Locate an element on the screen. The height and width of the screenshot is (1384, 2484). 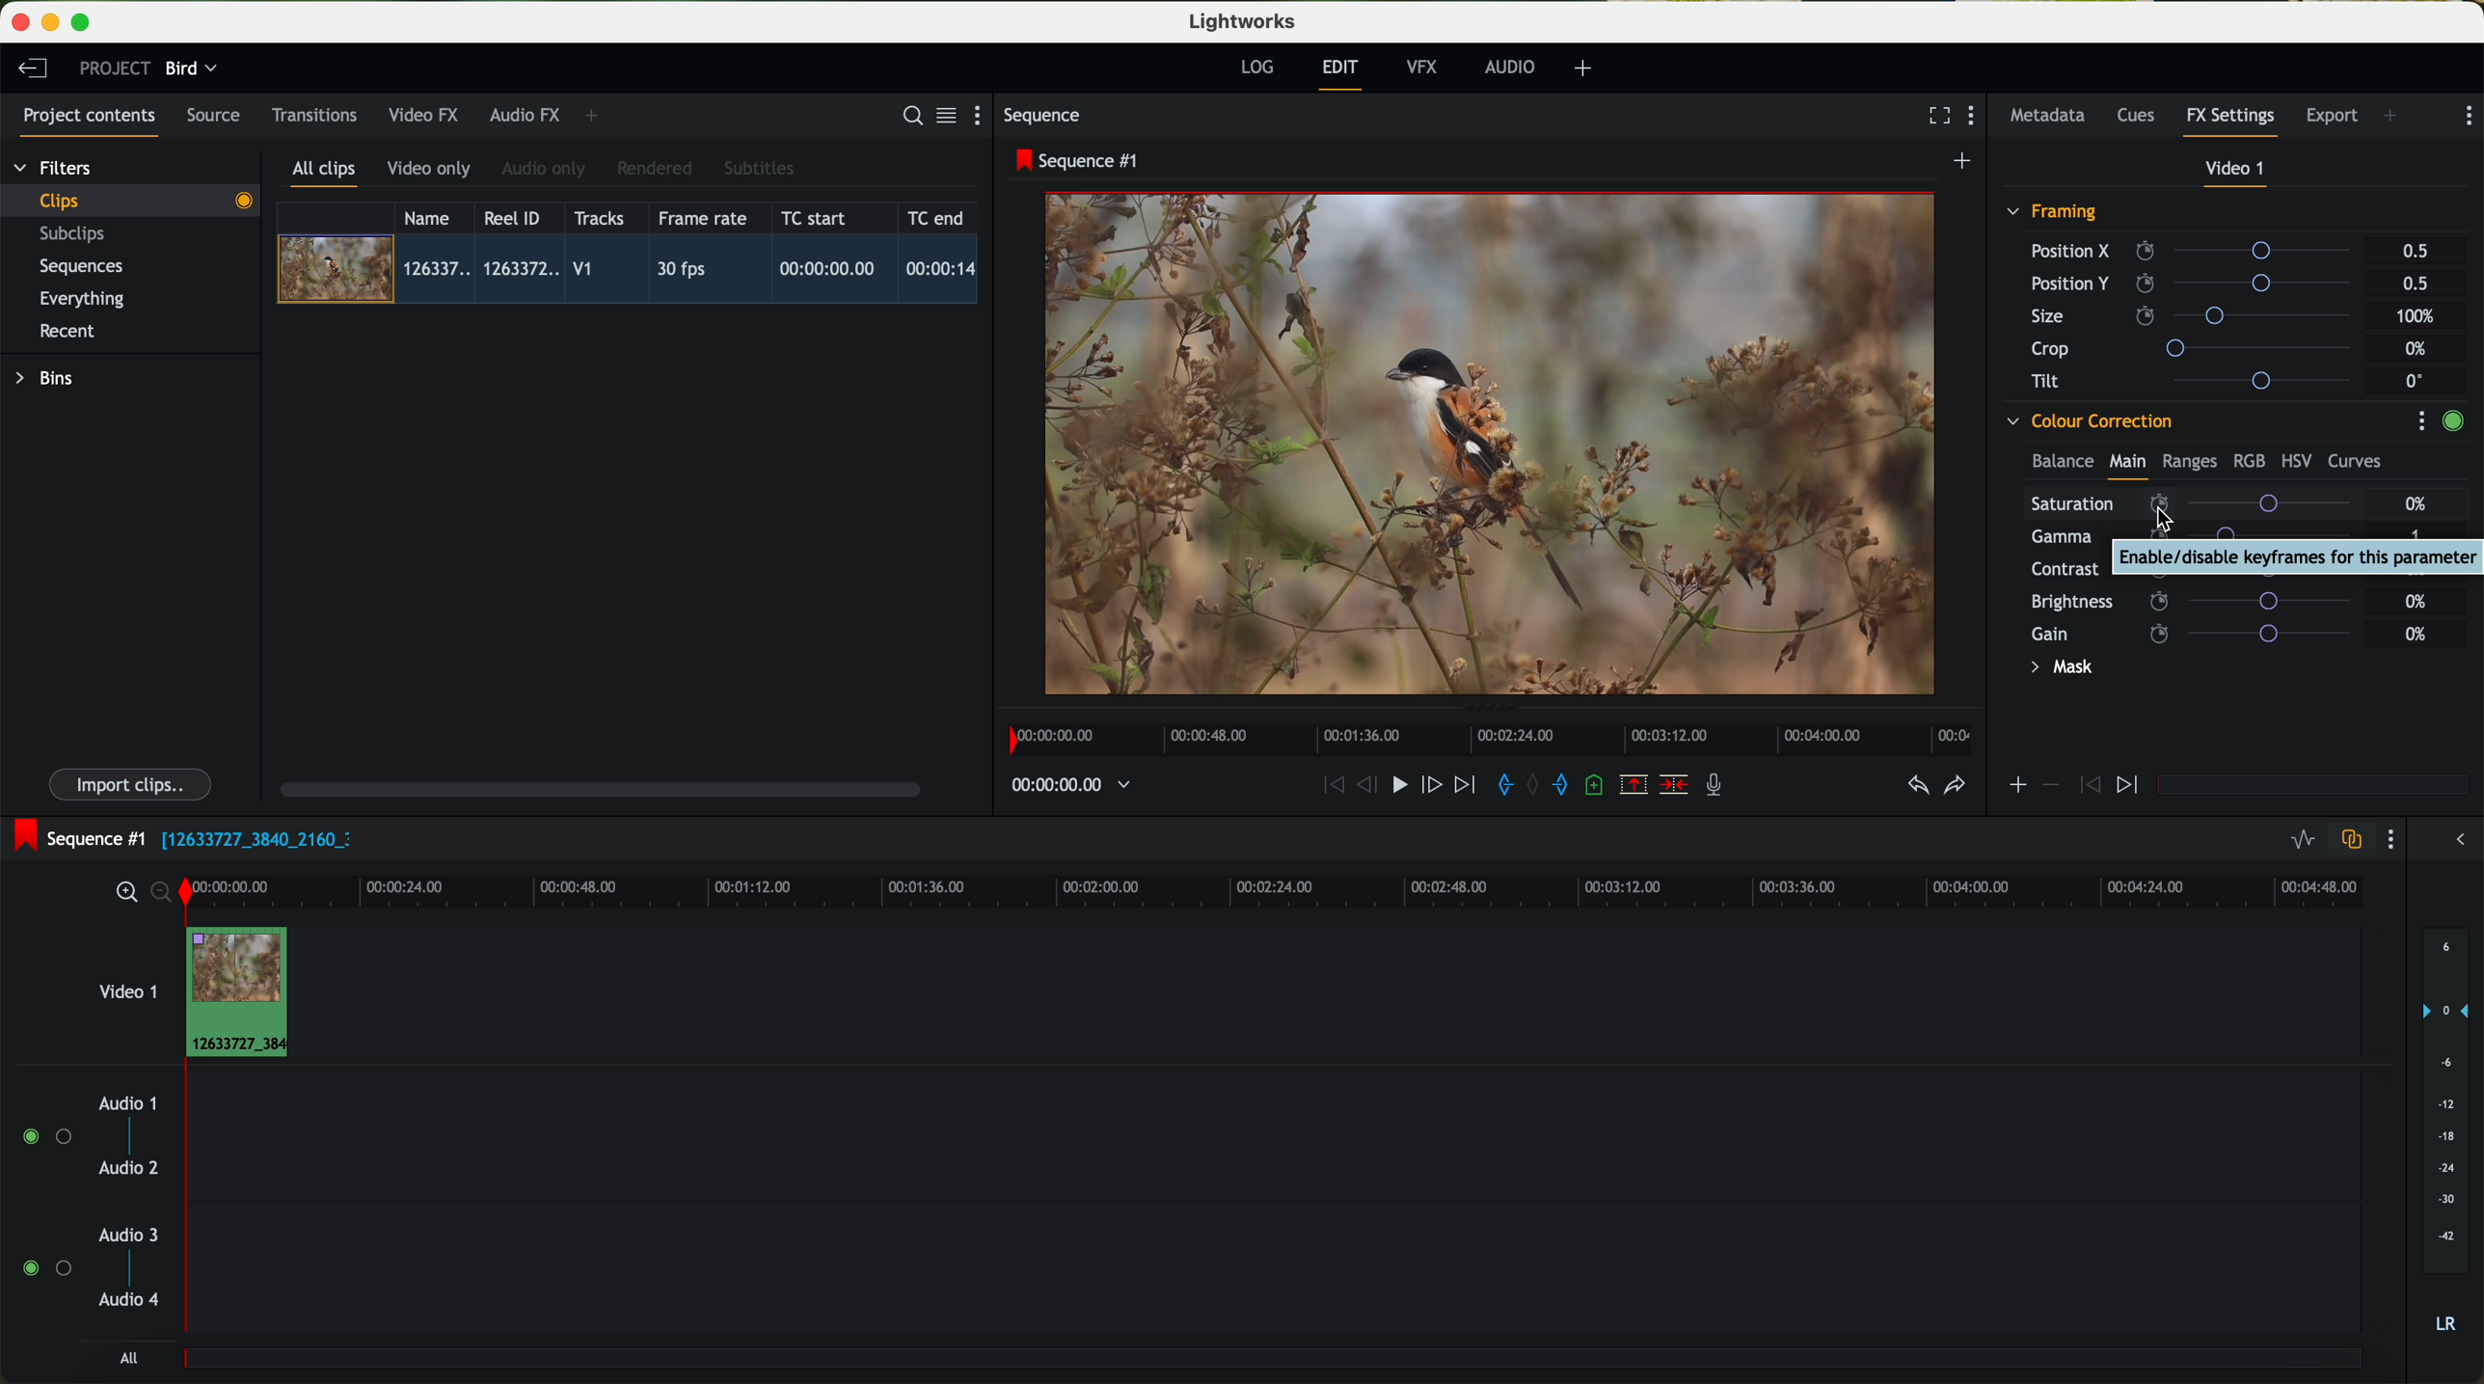
undo is located at coordinates (1916, 786).